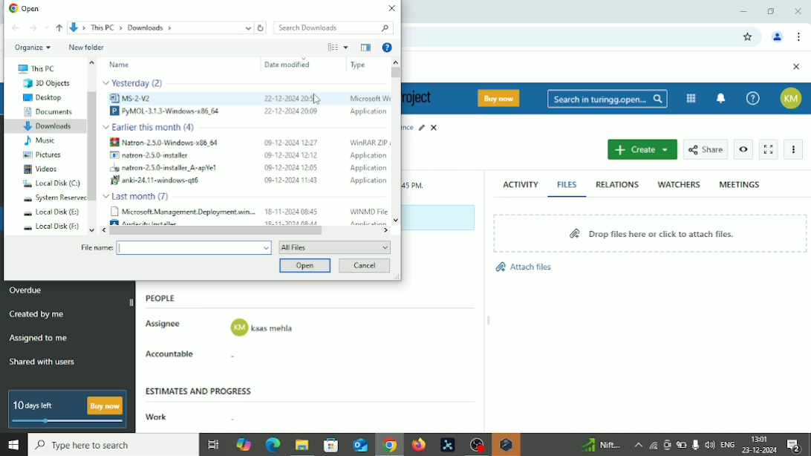  What do you see at coordinates (285, 64) in the screenshot?
I see `Date modified` at bounding box center [285, 64].